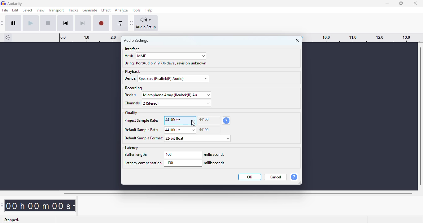 Image resolution: width=423 pixels, height=223 pixels. Describe the element at coordinates (12, 219) in the screenshot. I see `stopped` at that location.